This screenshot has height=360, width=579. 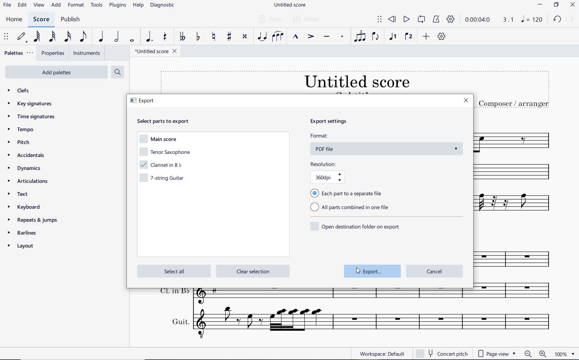 What do you see at coordinates (173, 271) in the screenshot?
I see `select all` at bounding box center [173, 271].